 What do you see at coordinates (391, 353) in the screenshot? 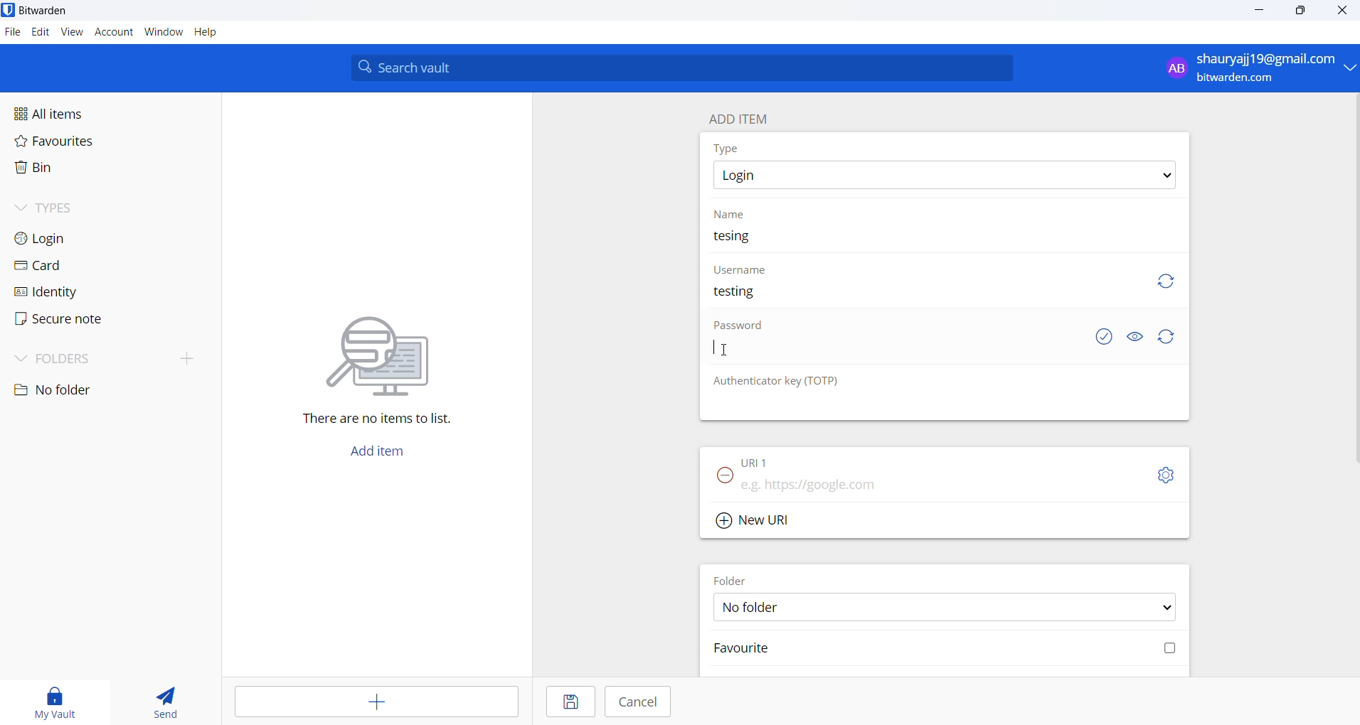
I see `graphical illustration conveying searching for a file` at bounding box center [391, 353].